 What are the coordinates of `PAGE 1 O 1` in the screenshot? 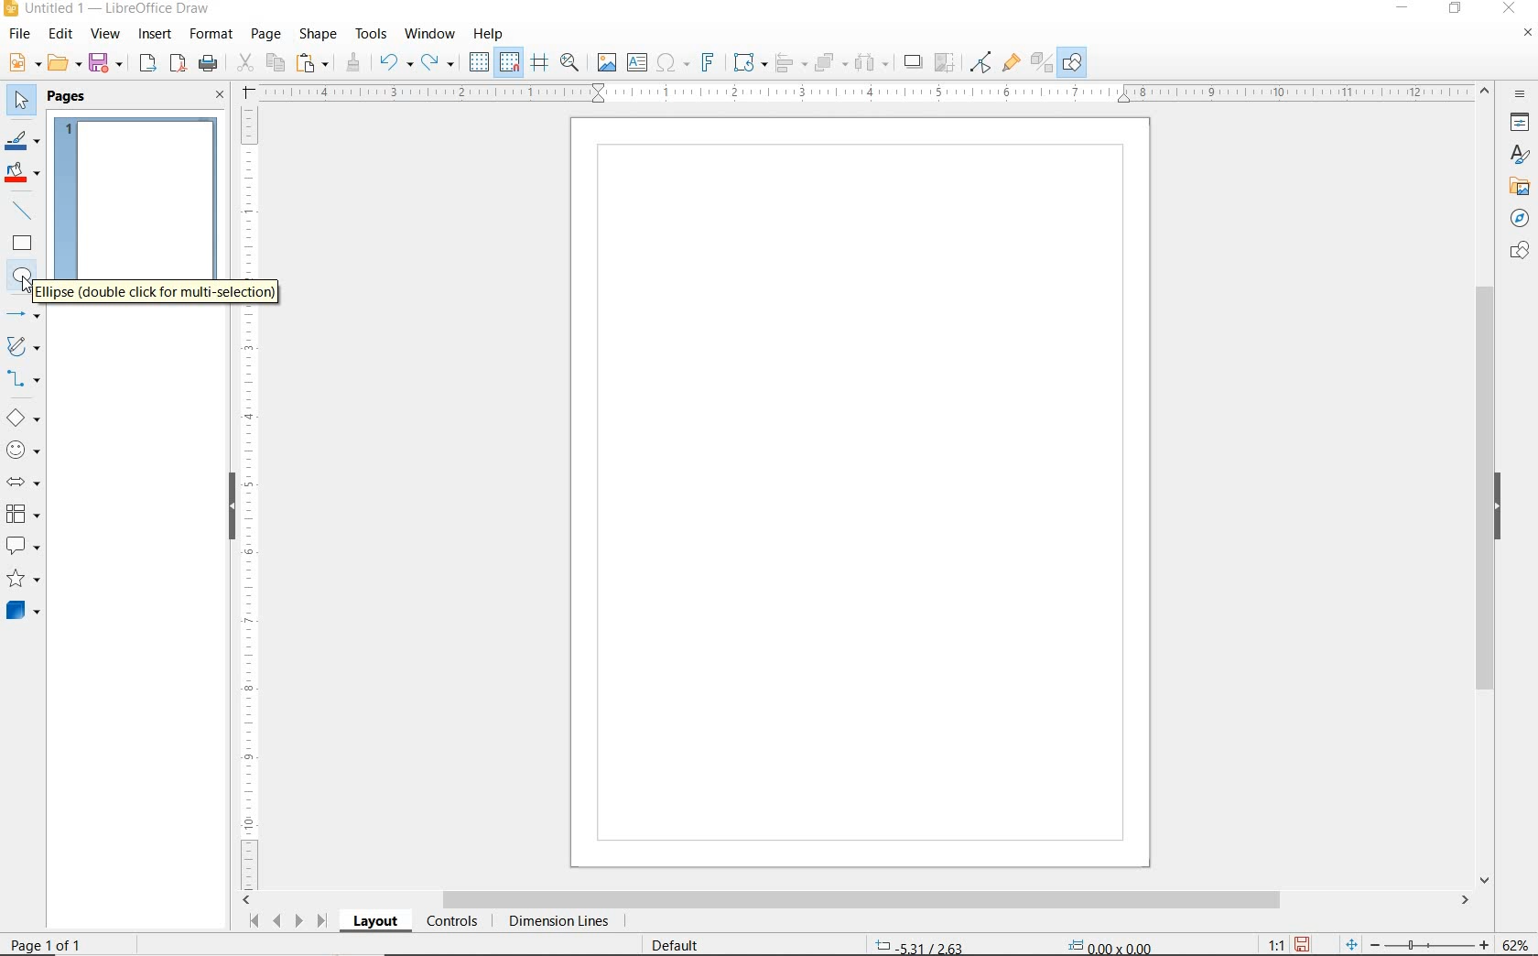 It's located at (60, 938).